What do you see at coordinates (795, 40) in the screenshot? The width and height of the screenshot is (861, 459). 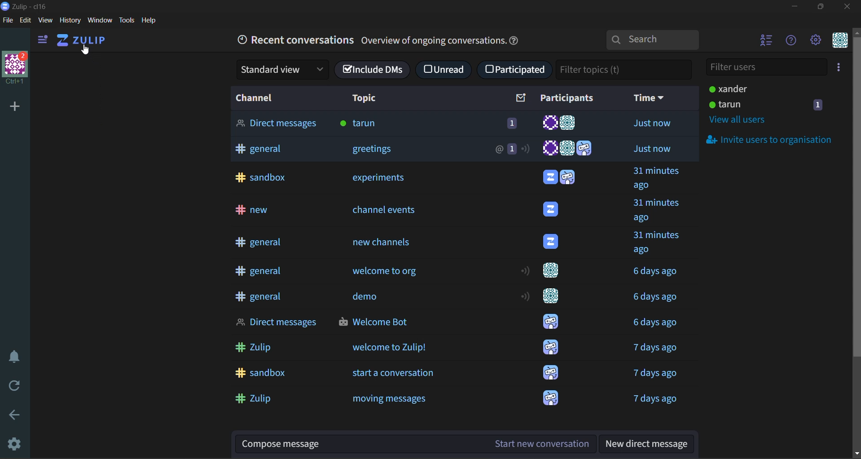 I see `help menu` at bounding box center [795, 40].